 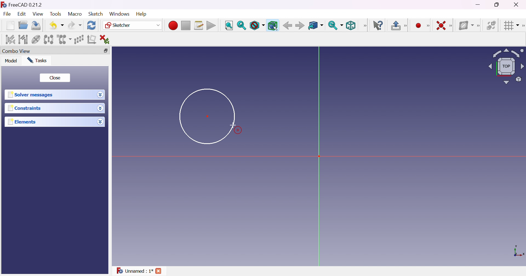 What do you see at coordinates (26, 108) in the screenshot?
I see `Constraints` at bounding box center [26, 108].